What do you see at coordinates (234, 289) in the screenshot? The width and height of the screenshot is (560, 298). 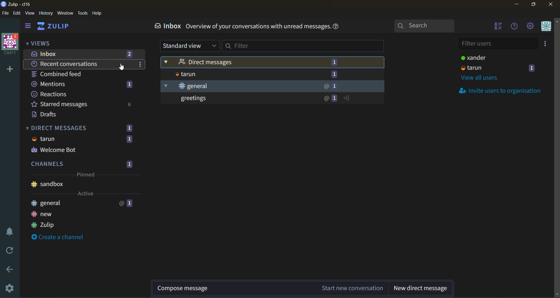 I see `compose message` at bounding box center [234, 289].